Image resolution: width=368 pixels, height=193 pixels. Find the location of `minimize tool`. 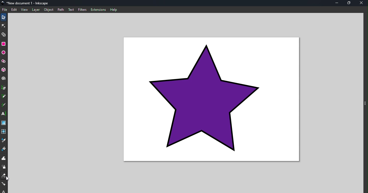

minimize tool is located at coordinates (336, 3).